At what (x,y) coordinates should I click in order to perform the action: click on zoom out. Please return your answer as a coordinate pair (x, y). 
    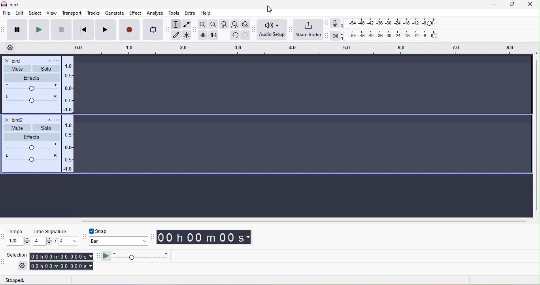
    Looking at the image, I should click on (213, 24).